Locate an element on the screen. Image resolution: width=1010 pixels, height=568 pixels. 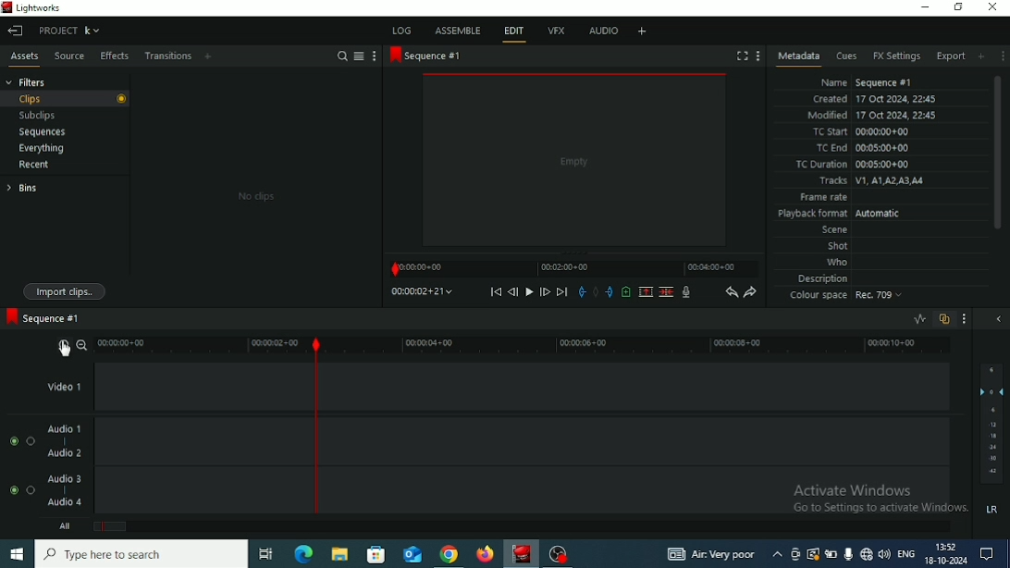
Charging, plugged in is located at coordinates (831, 554).